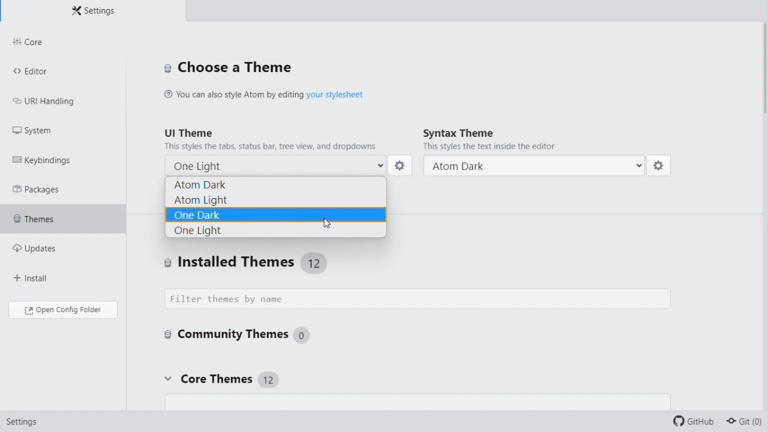  What do you see at coordinates (331, 220) in the screenshot?
I see `cursor` at bounding box center [331, 220].